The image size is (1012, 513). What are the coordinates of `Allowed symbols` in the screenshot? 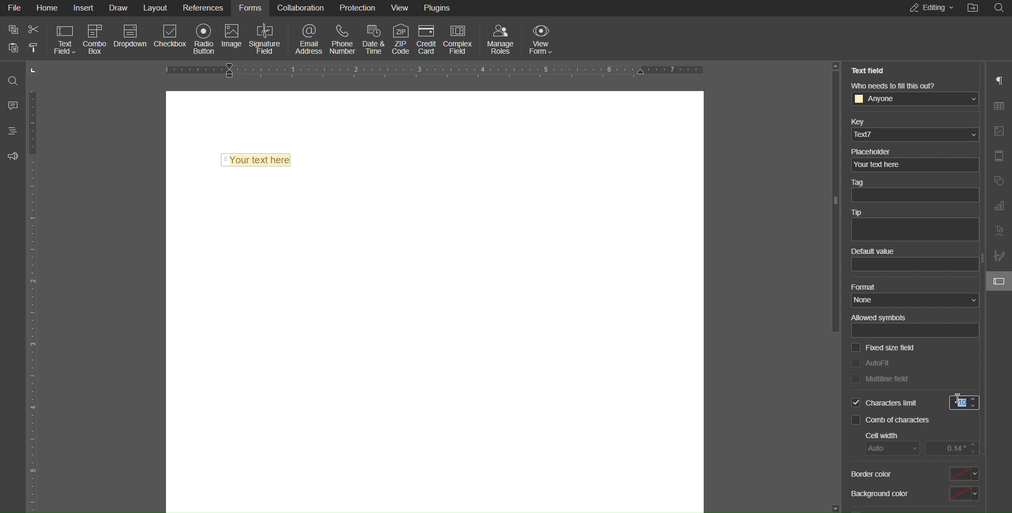 It's located at (914, 327).